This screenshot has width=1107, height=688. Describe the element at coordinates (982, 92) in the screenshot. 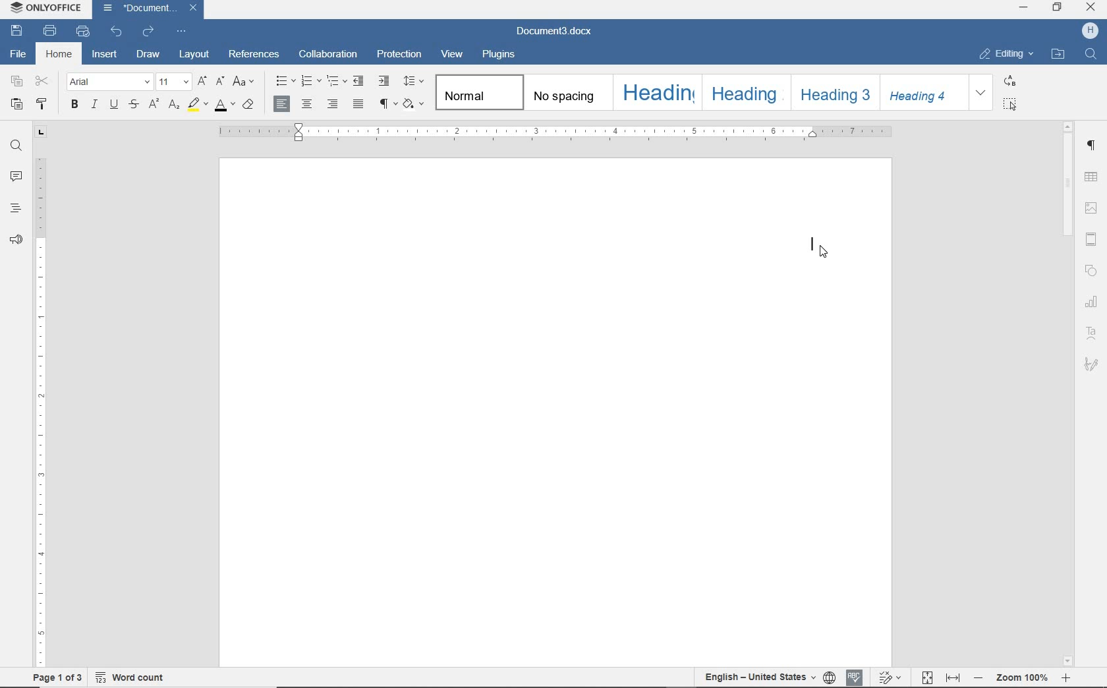

I see `EXPAND` at that location.